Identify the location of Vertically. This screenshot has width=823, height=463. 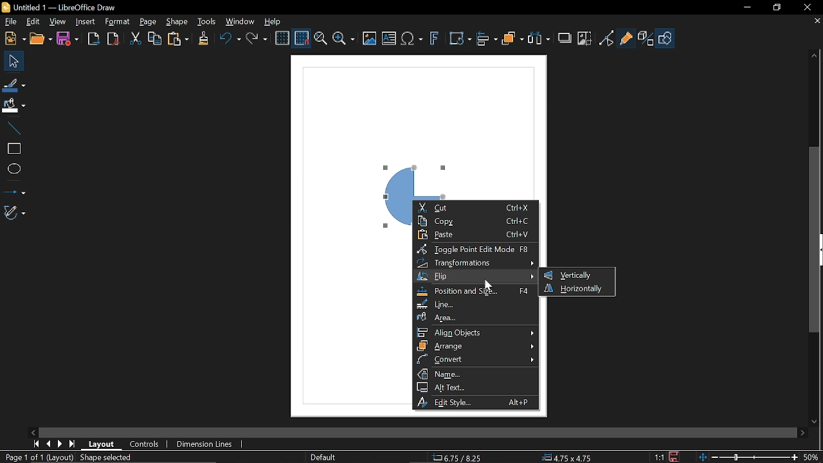
(570, 275).